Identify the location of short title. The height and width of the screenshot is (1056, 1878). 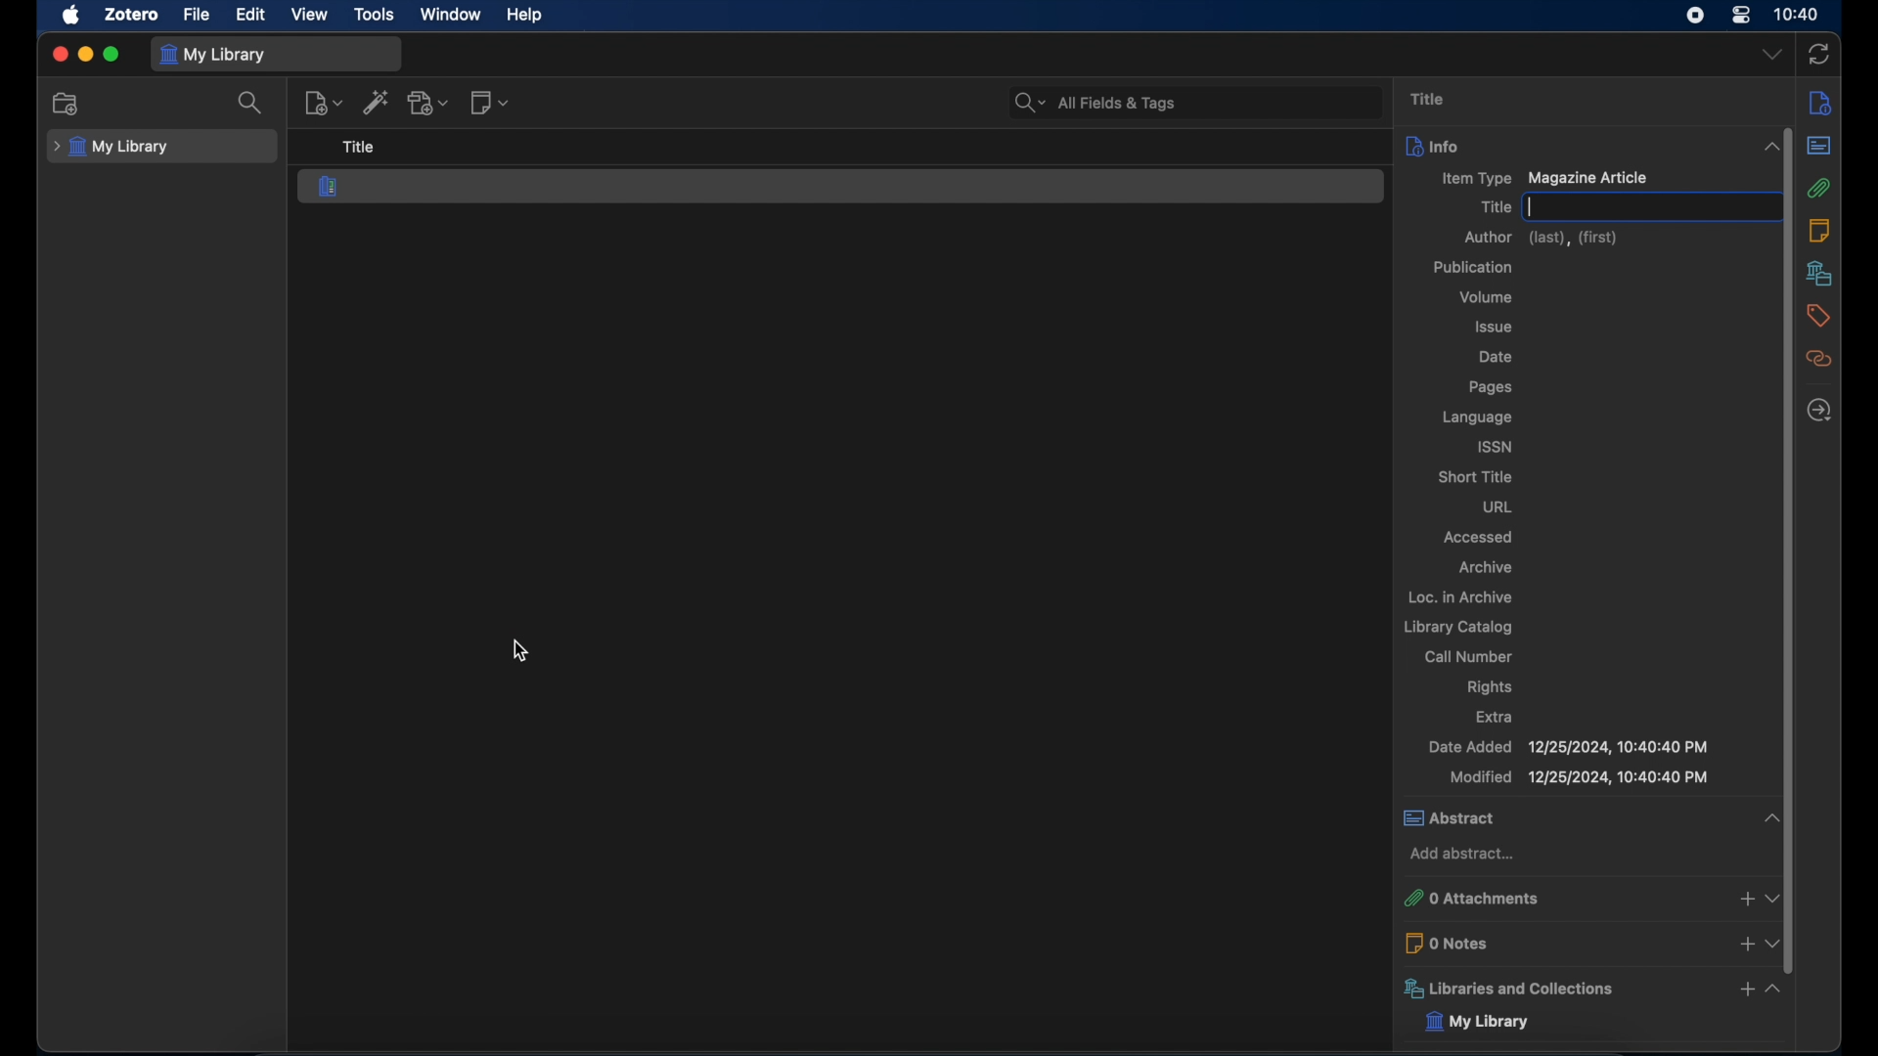
(1474, 477).